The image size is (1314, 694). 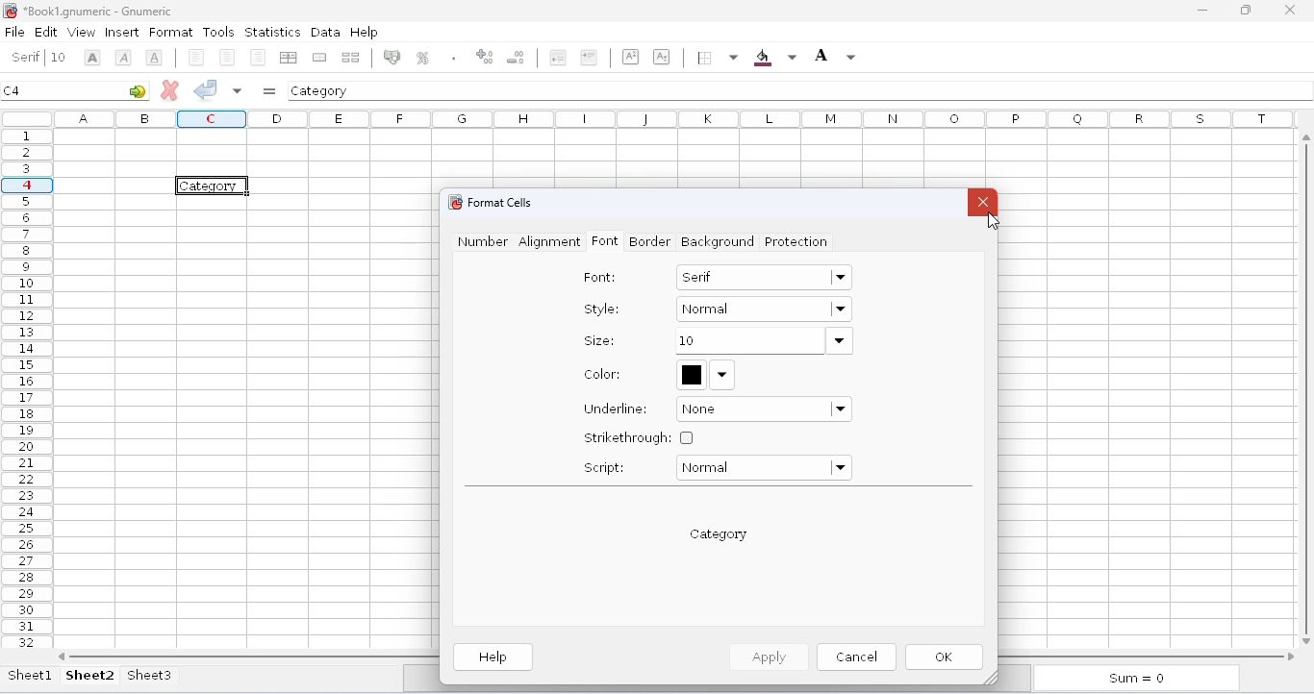 What do you see at coordinates (479, 242) in the screenshot?
I see `Number` at bounding box center [479, 242].